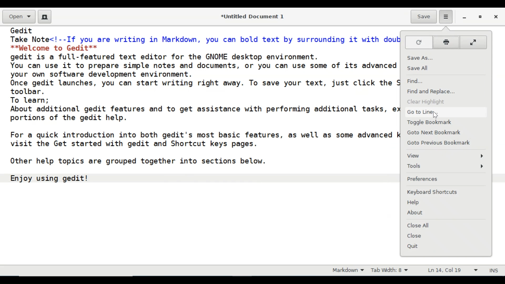  I want to click on To learn;, so click(30, 100).